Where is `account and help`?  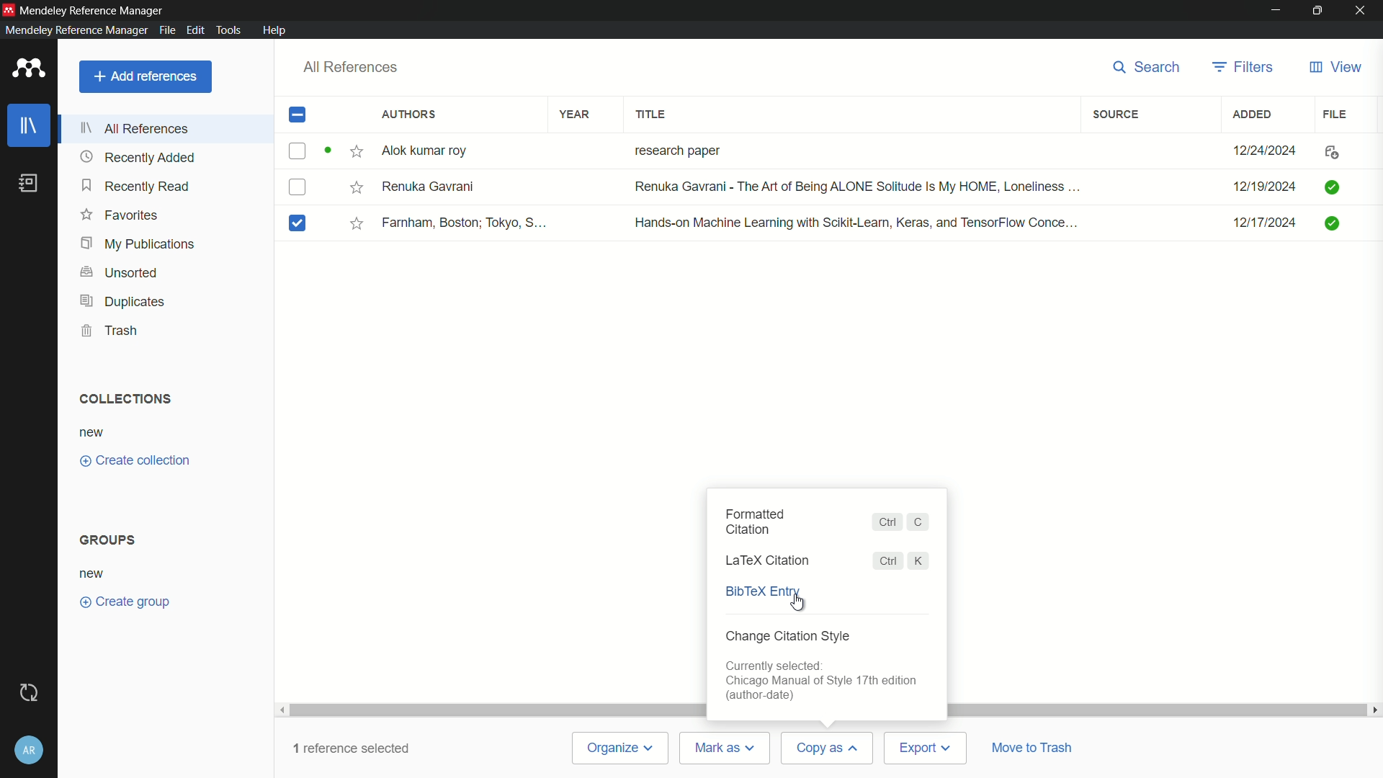 account and help is located at coordinates (30, 746).